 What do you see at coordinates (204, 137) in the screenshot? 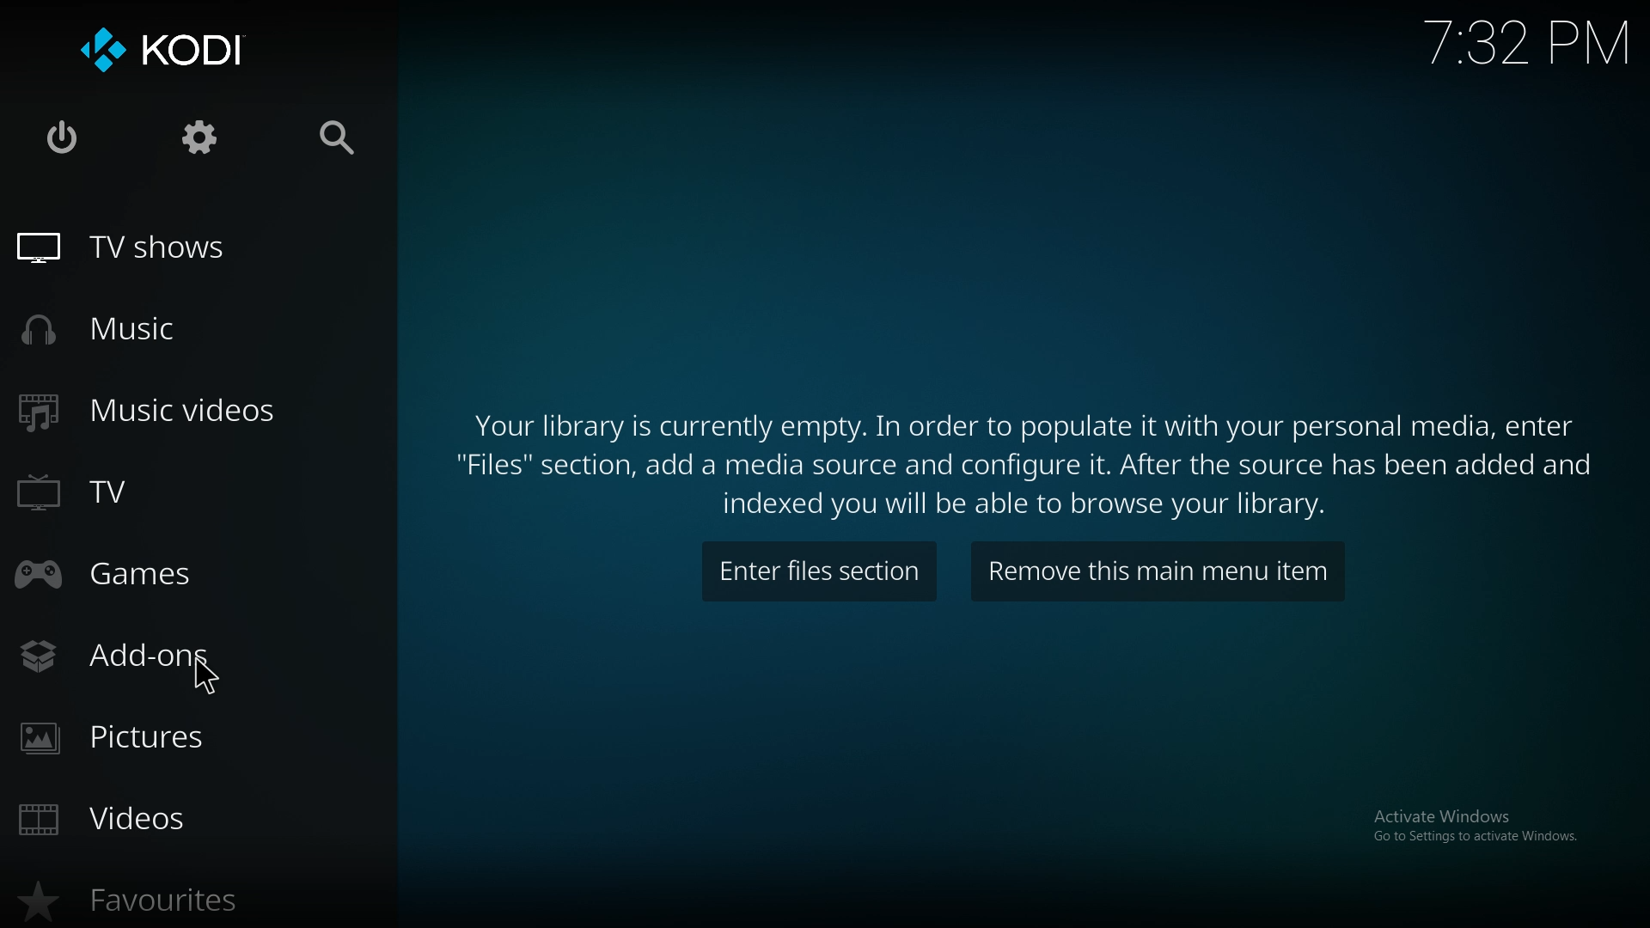
I see `settings` at bounding box center [204, 137].